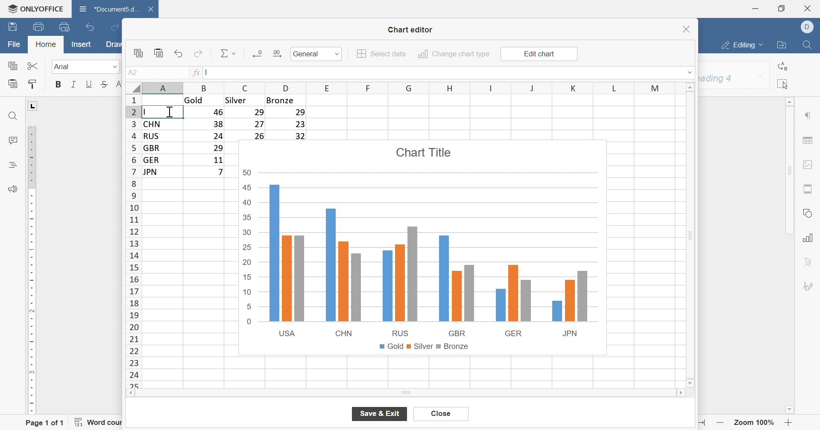 This screenshot has width=820, height=430. Describe the element at coordinates (33, 84) in the screenshot. I see `copy style` at that location.